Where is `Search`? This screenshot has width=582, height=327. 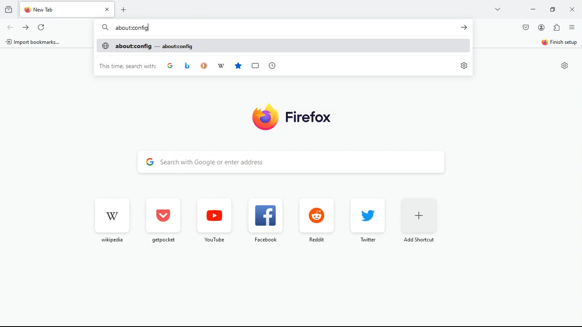 Search is located at coordinates (105, 28).